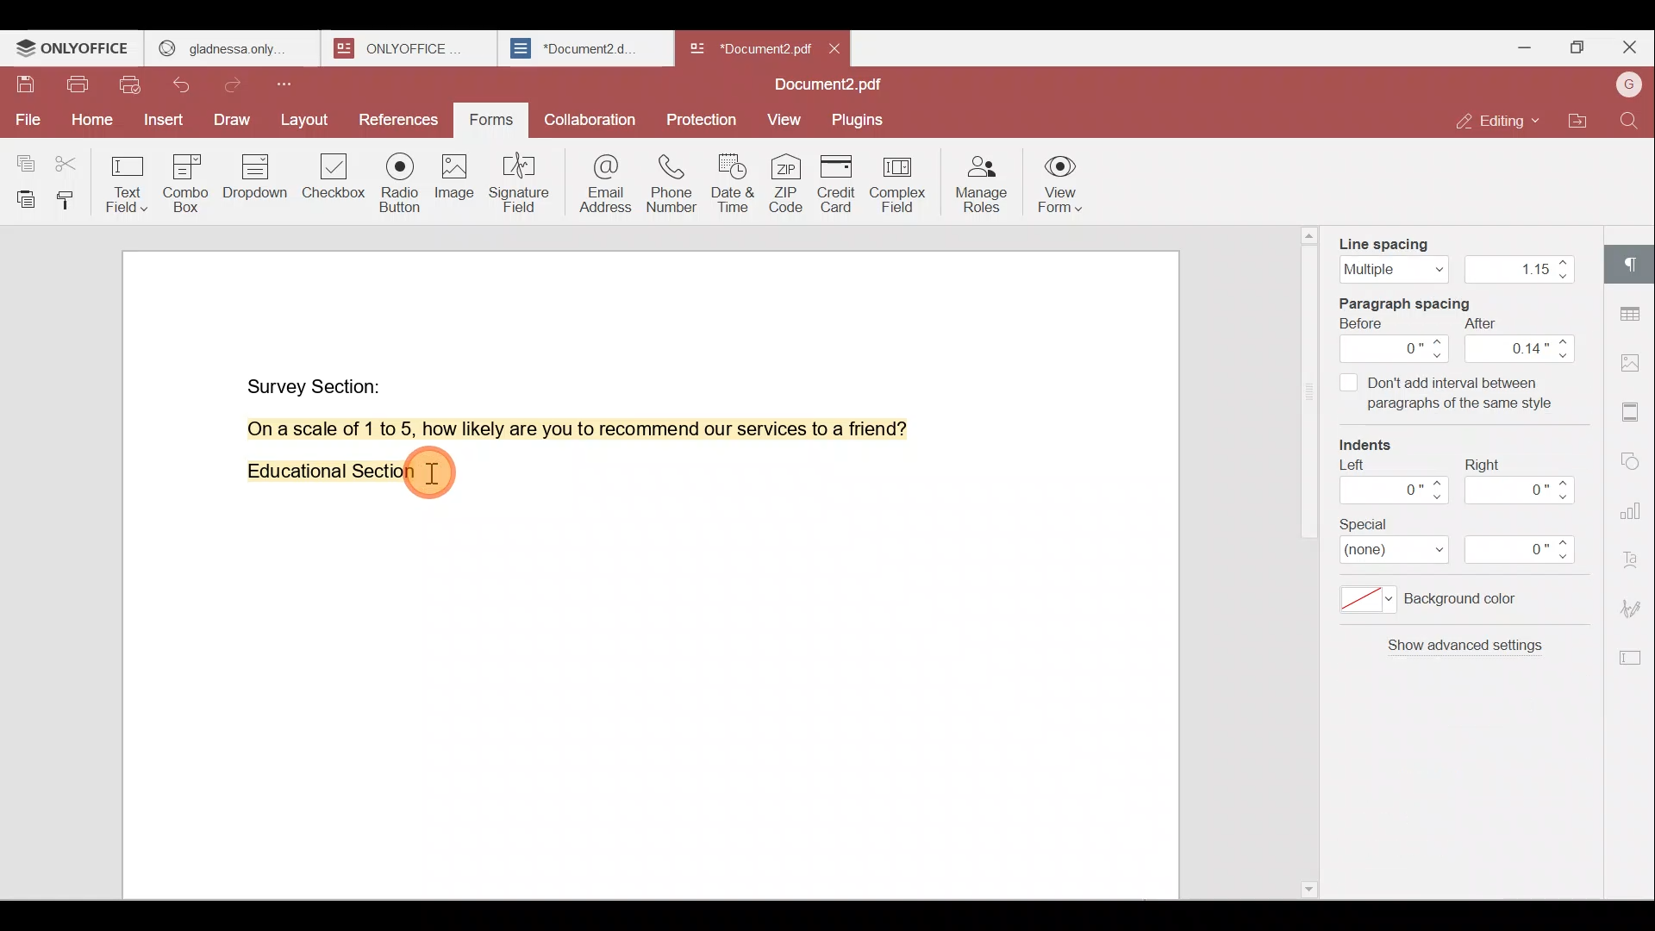 The width and height of the screenshot is (1655, 931). What do you see at coordinates (1462, 653) in the screenshot?
I see `Show advanced settings` at bounding box center [1462, 653].